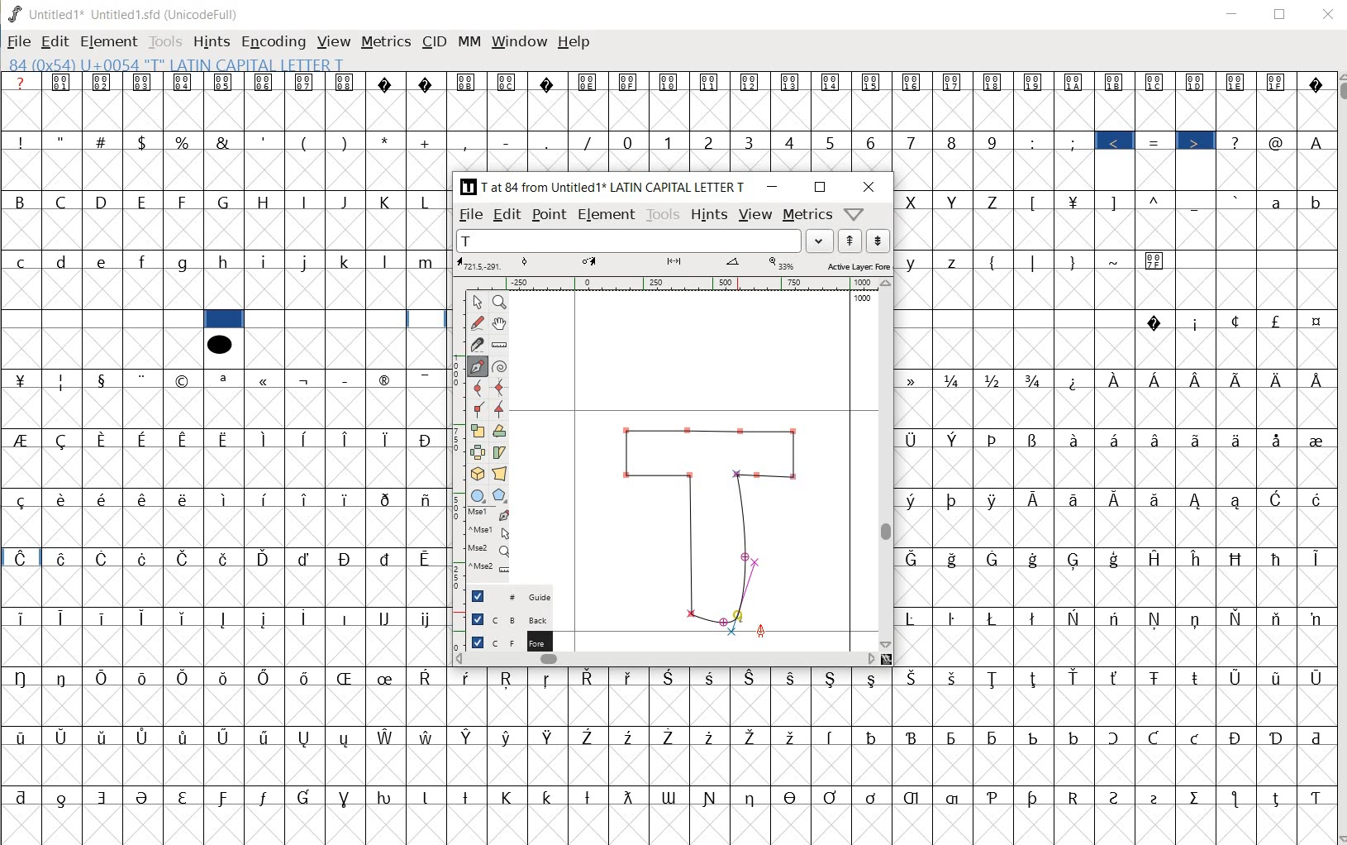 The height and width of the screenshot is (845, 1347). I want to click on 3, so click(752, 143).